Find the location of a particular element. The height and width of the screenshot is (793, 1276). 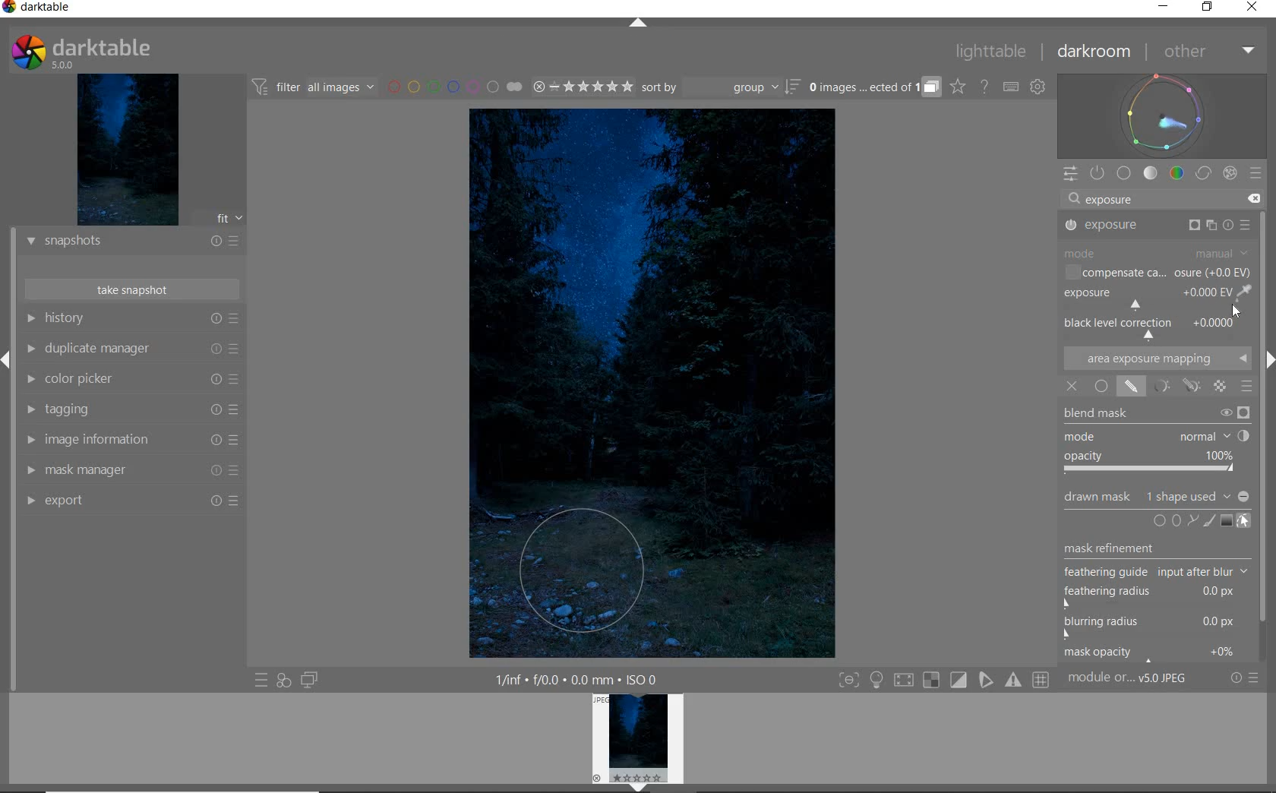

ADD CIRCLE, ELLIPSE, OR PATH is located at coordinates (1186, 520).